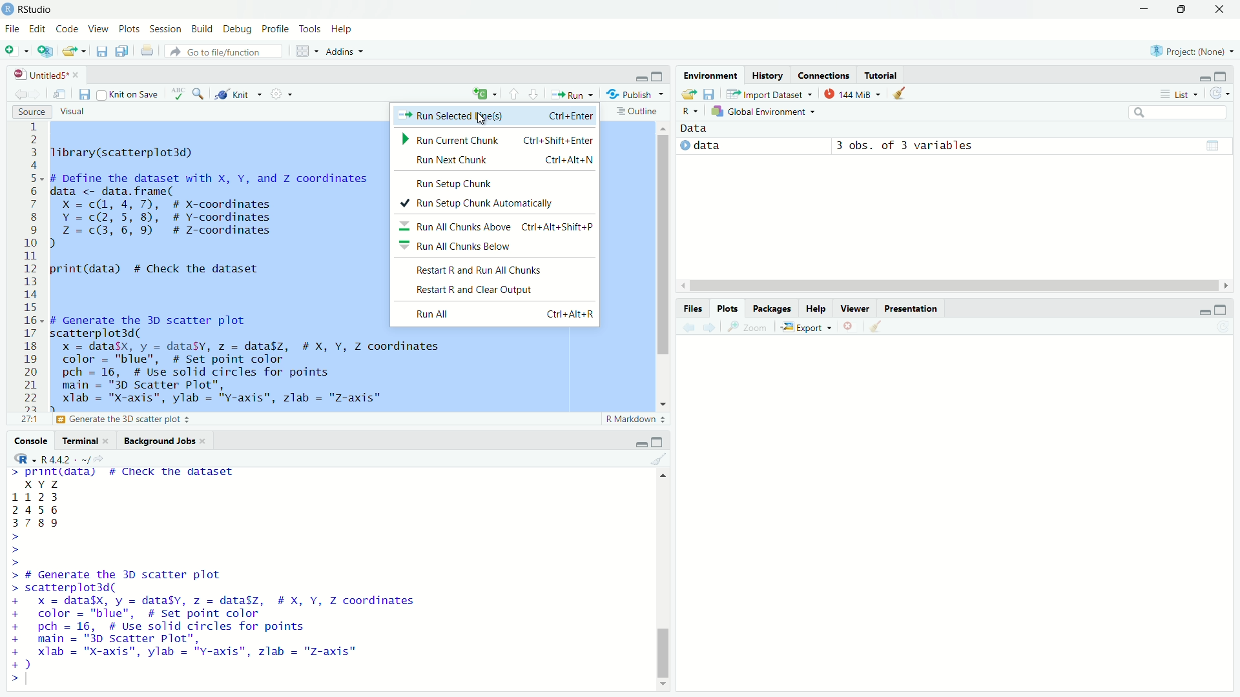  What do you see at coordinates (480, 270) in the screenshot?
I see `Restart R and Run All Chunks` at bounding box center [480, 270].